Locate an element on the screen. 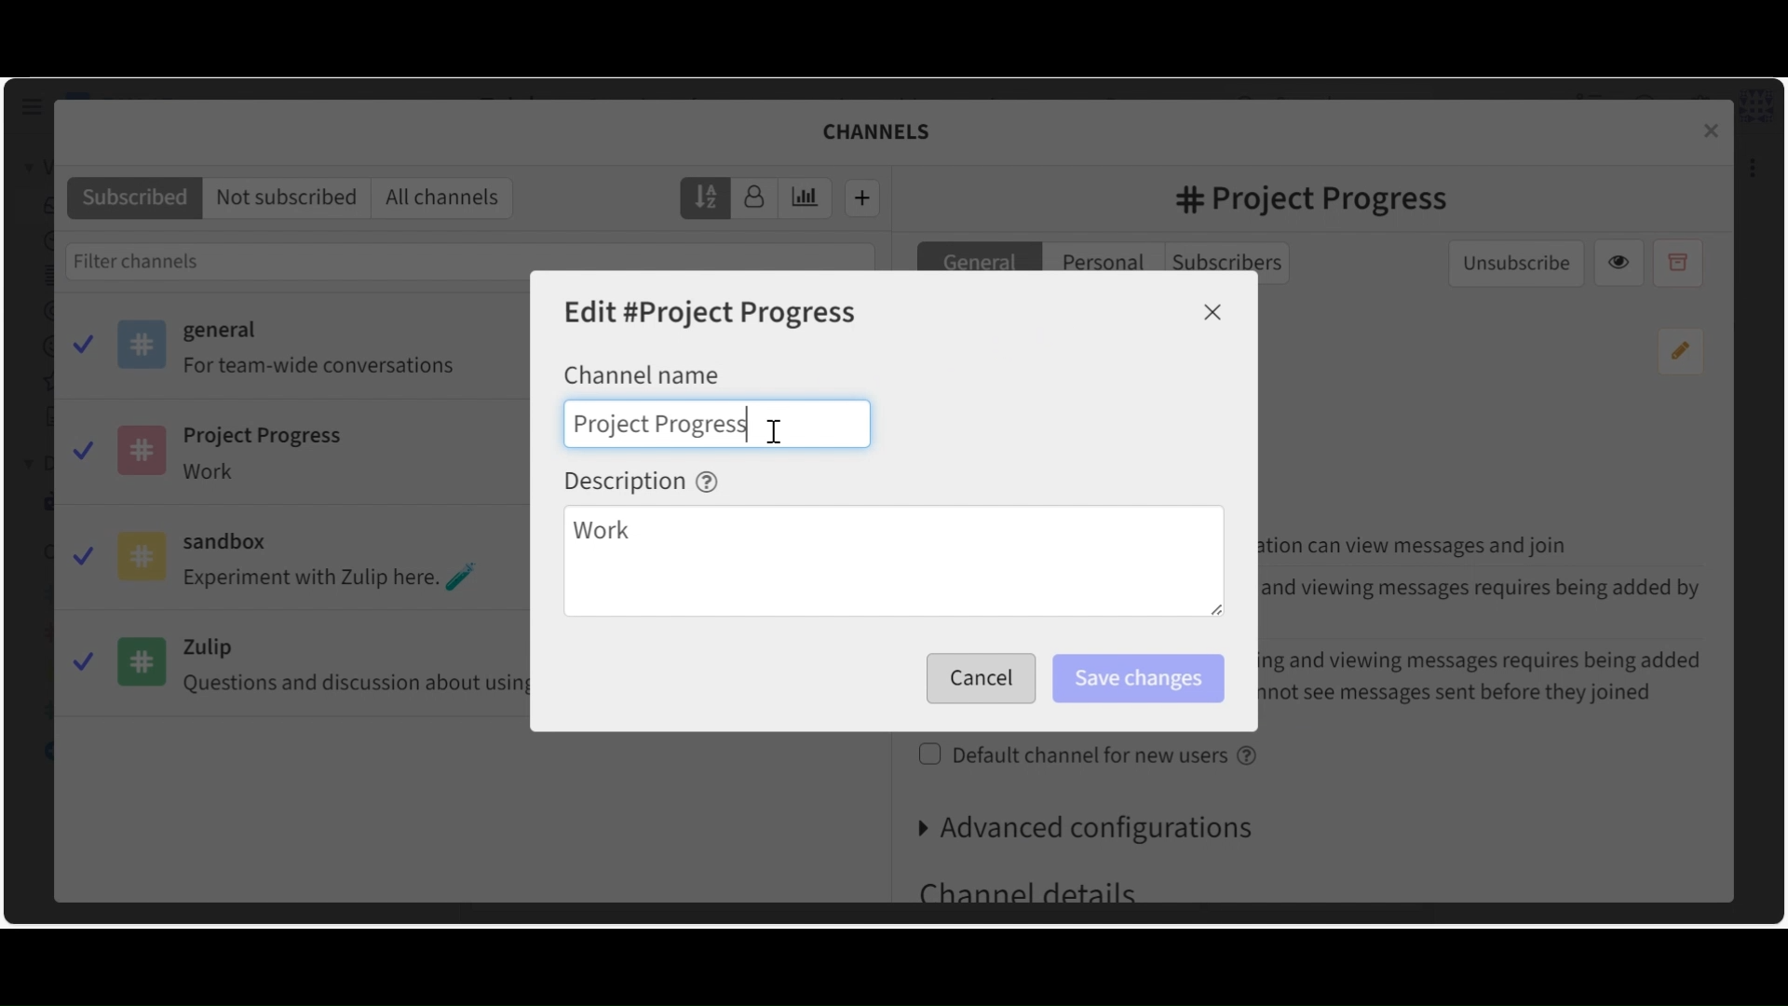  Channel Name is located at coordinates (642, 374).